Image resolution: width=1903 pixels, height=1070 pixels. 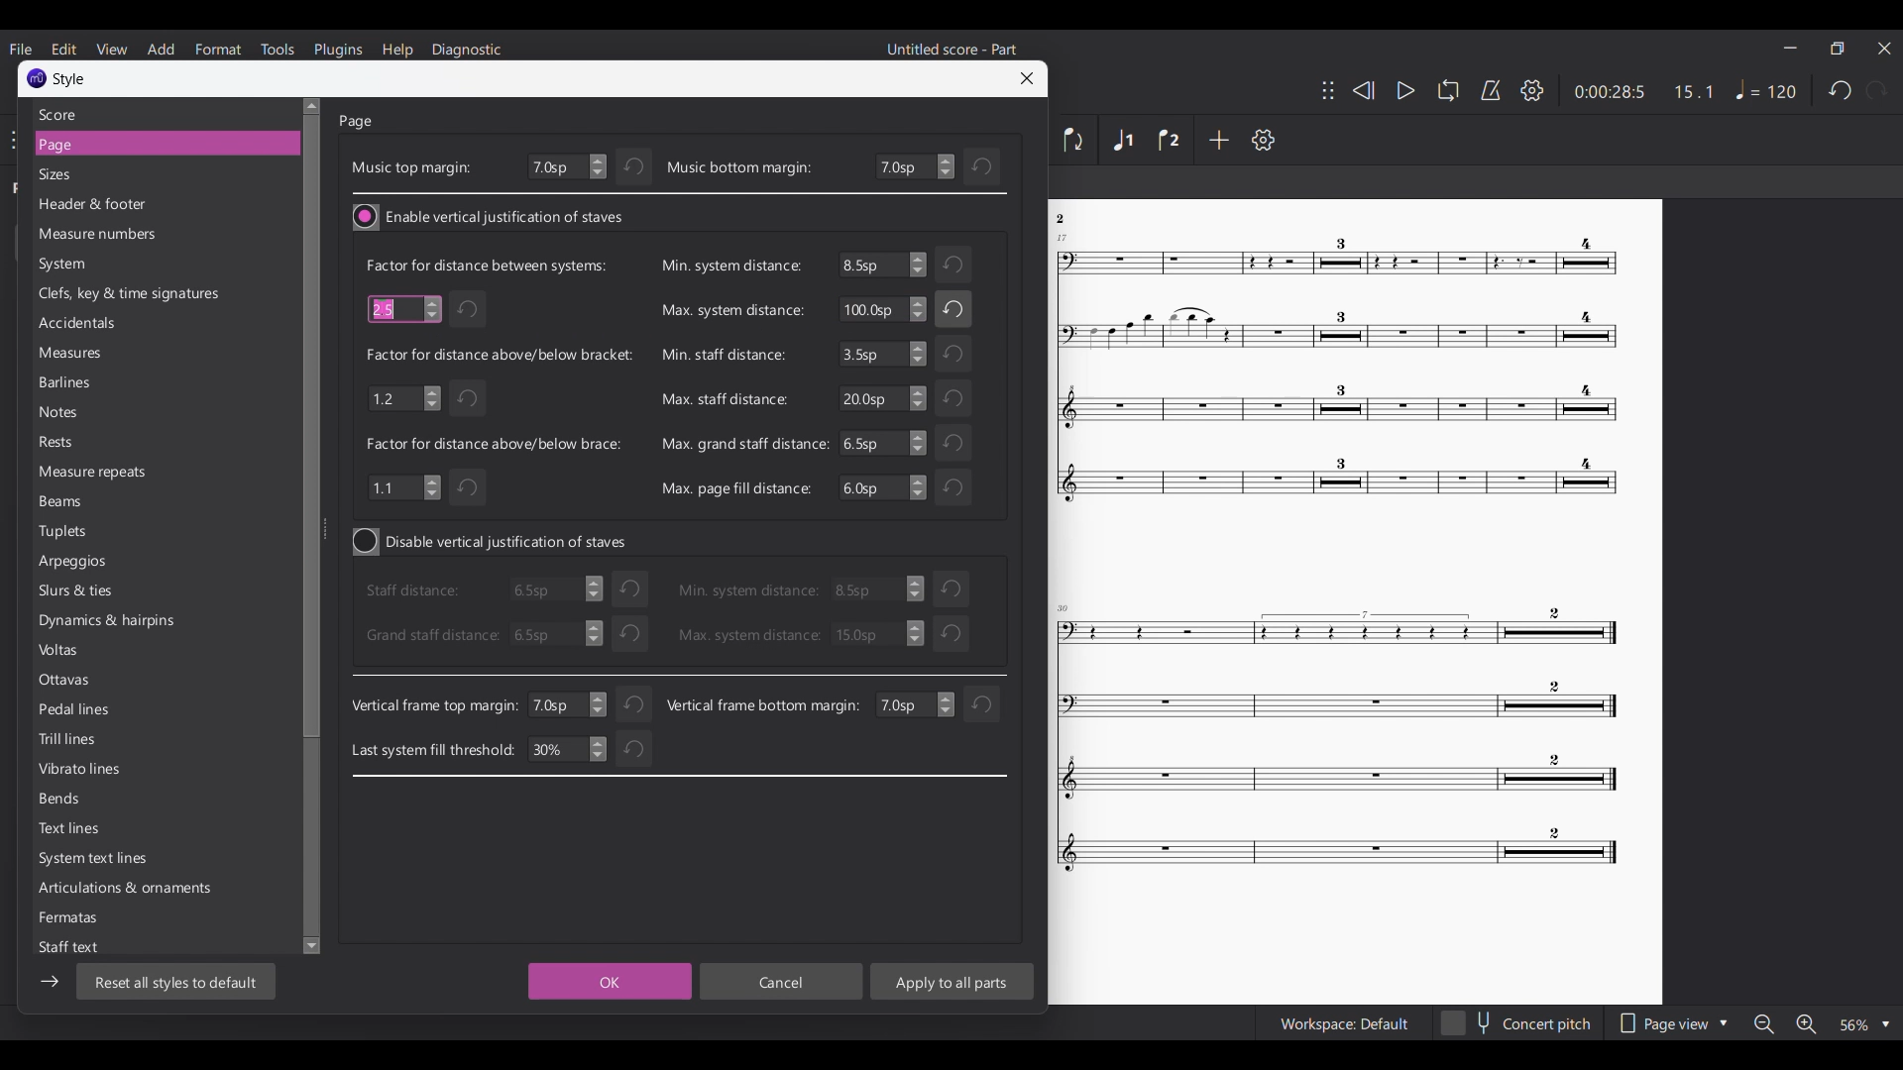 I want to click on 100 sp, so click(x=881, y=311).